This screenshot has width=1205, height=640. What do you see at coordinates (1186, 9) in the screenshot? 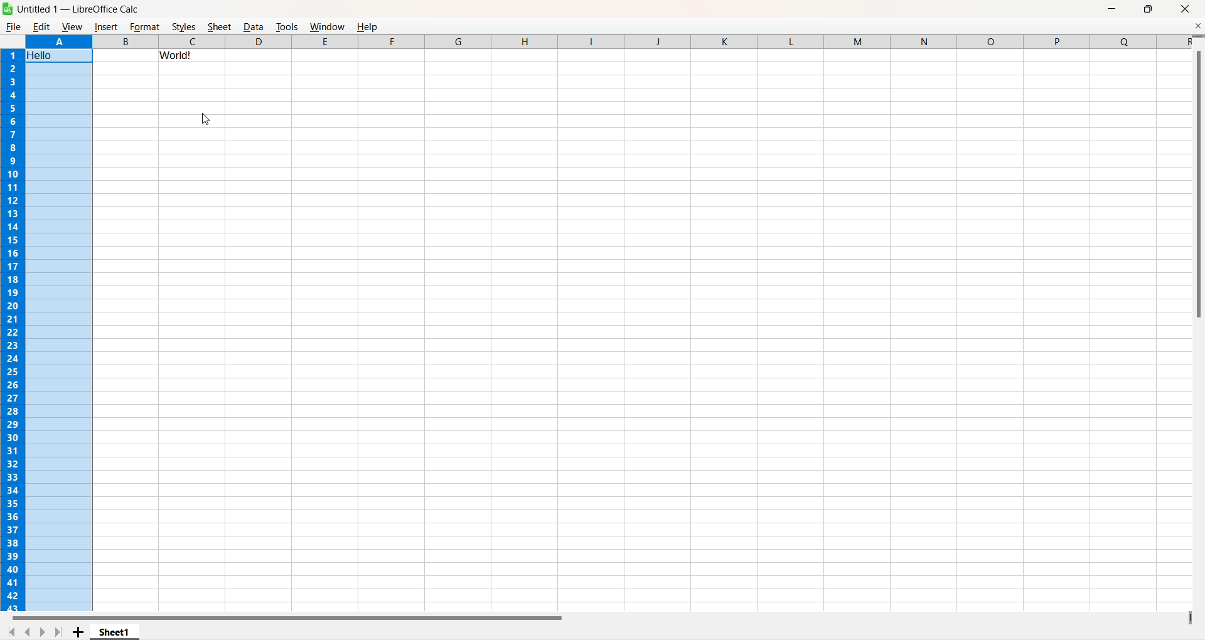
I see `Close` at bounding box center [1186, 9].